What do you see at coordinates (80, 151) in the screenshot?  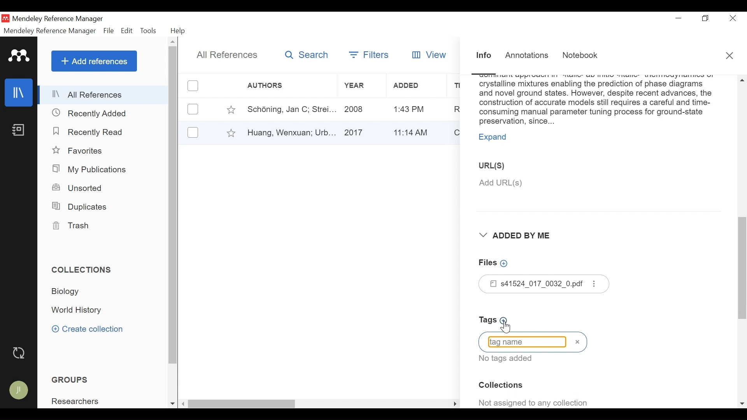 I see `Favorites` at bounding box center [80, 151].